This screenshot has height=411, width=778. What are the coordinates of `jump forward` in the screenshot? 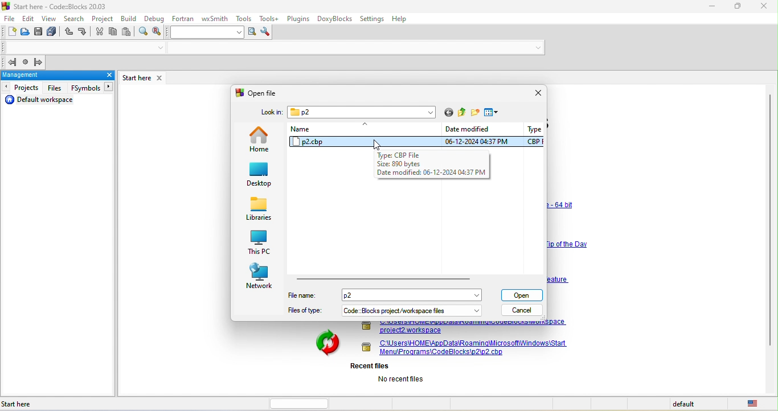 It's located at (40, 61).